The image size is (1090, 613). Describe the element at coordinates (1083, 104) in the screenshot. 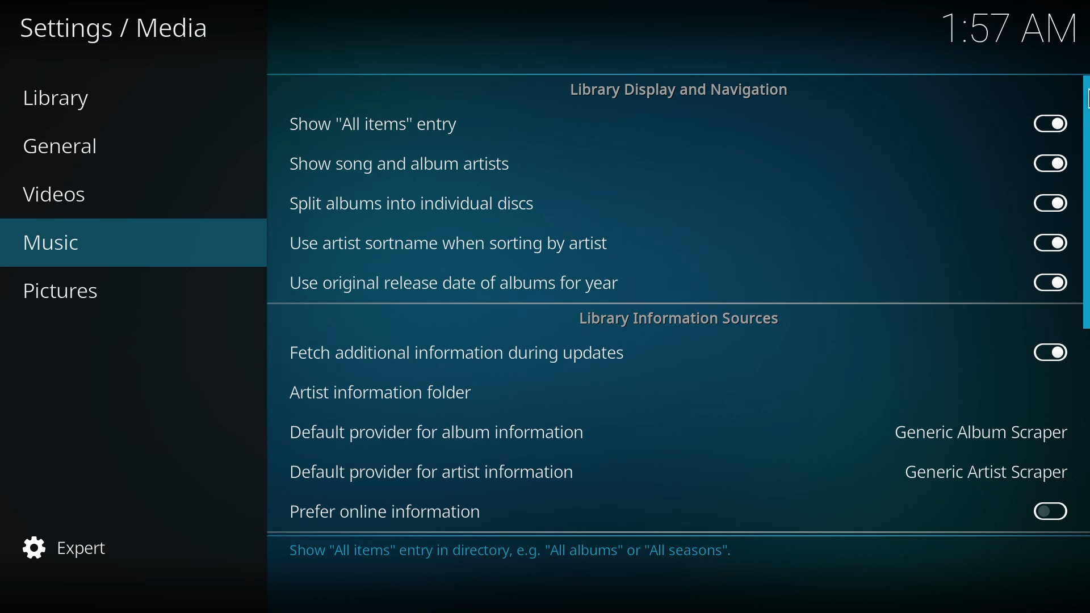

I see `cursor` at that location.